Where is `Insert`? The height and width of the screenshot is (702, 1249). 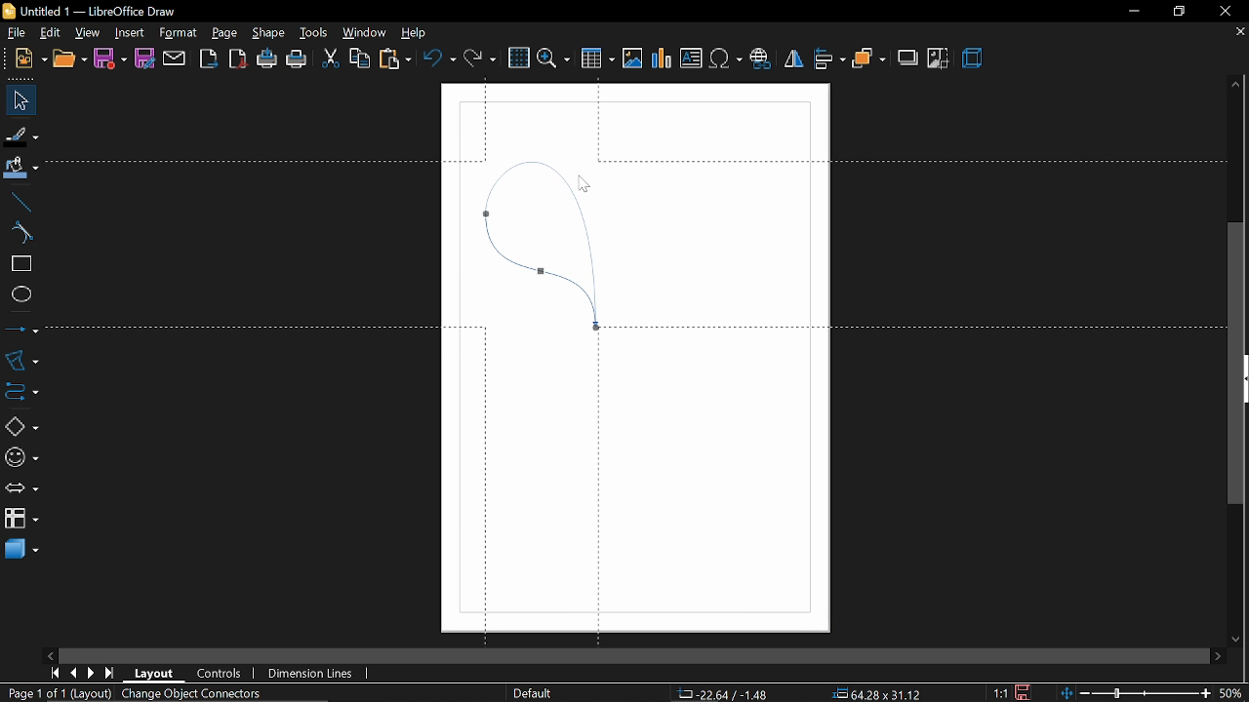
Insert is located at coordinates (128, 31).